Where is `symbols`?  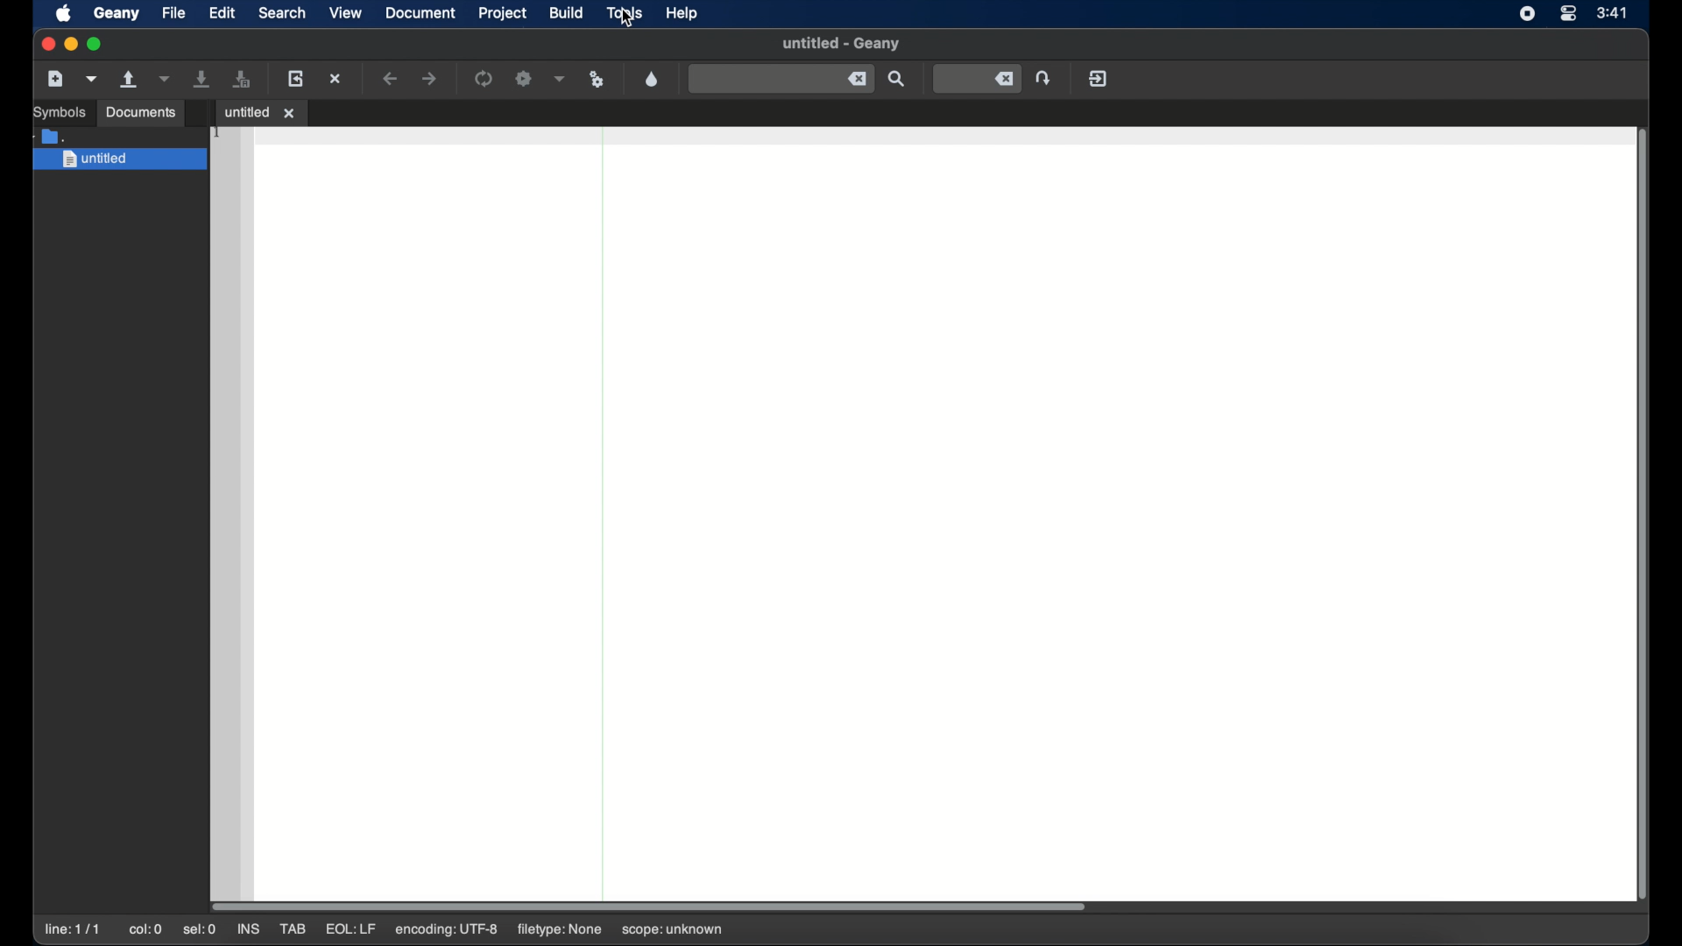
symbols is located at coordinates (58, 112).